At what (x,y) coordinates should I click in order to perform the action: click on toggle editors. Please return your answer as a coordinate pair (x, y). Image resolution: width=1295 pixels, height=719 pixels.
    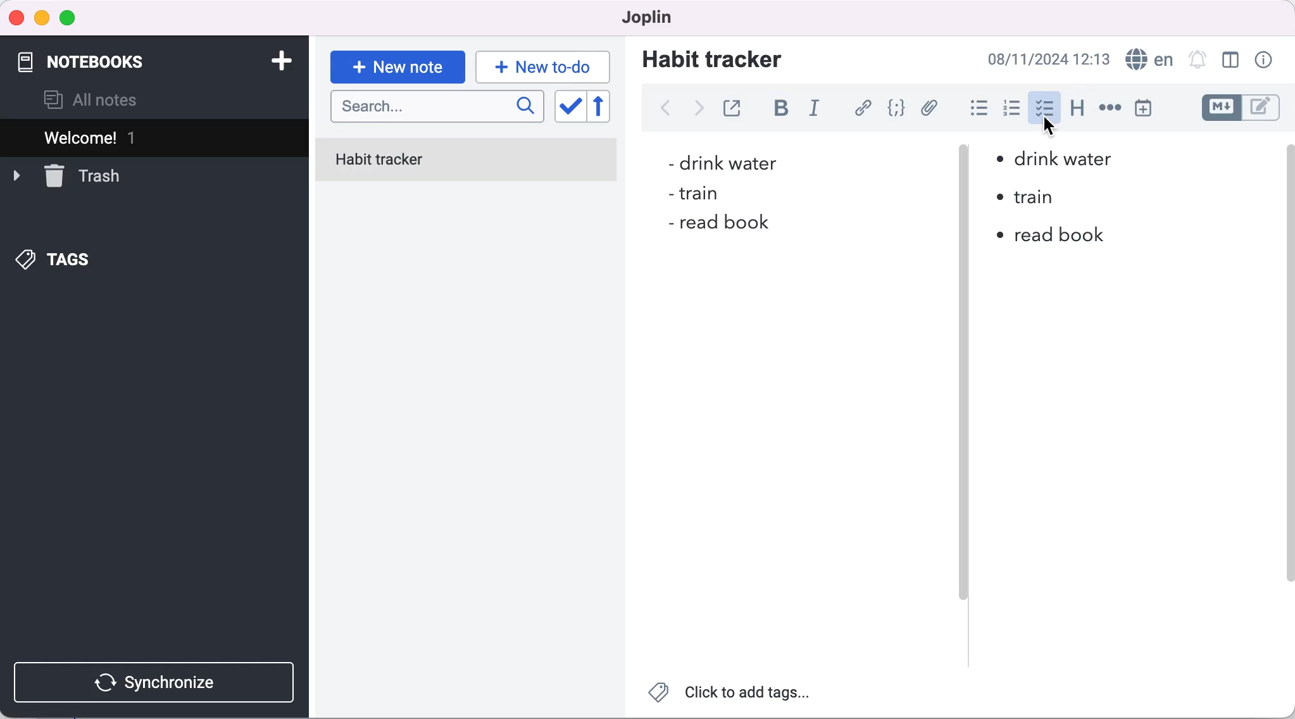
    Looking at the image, I should click on (1243, 108).